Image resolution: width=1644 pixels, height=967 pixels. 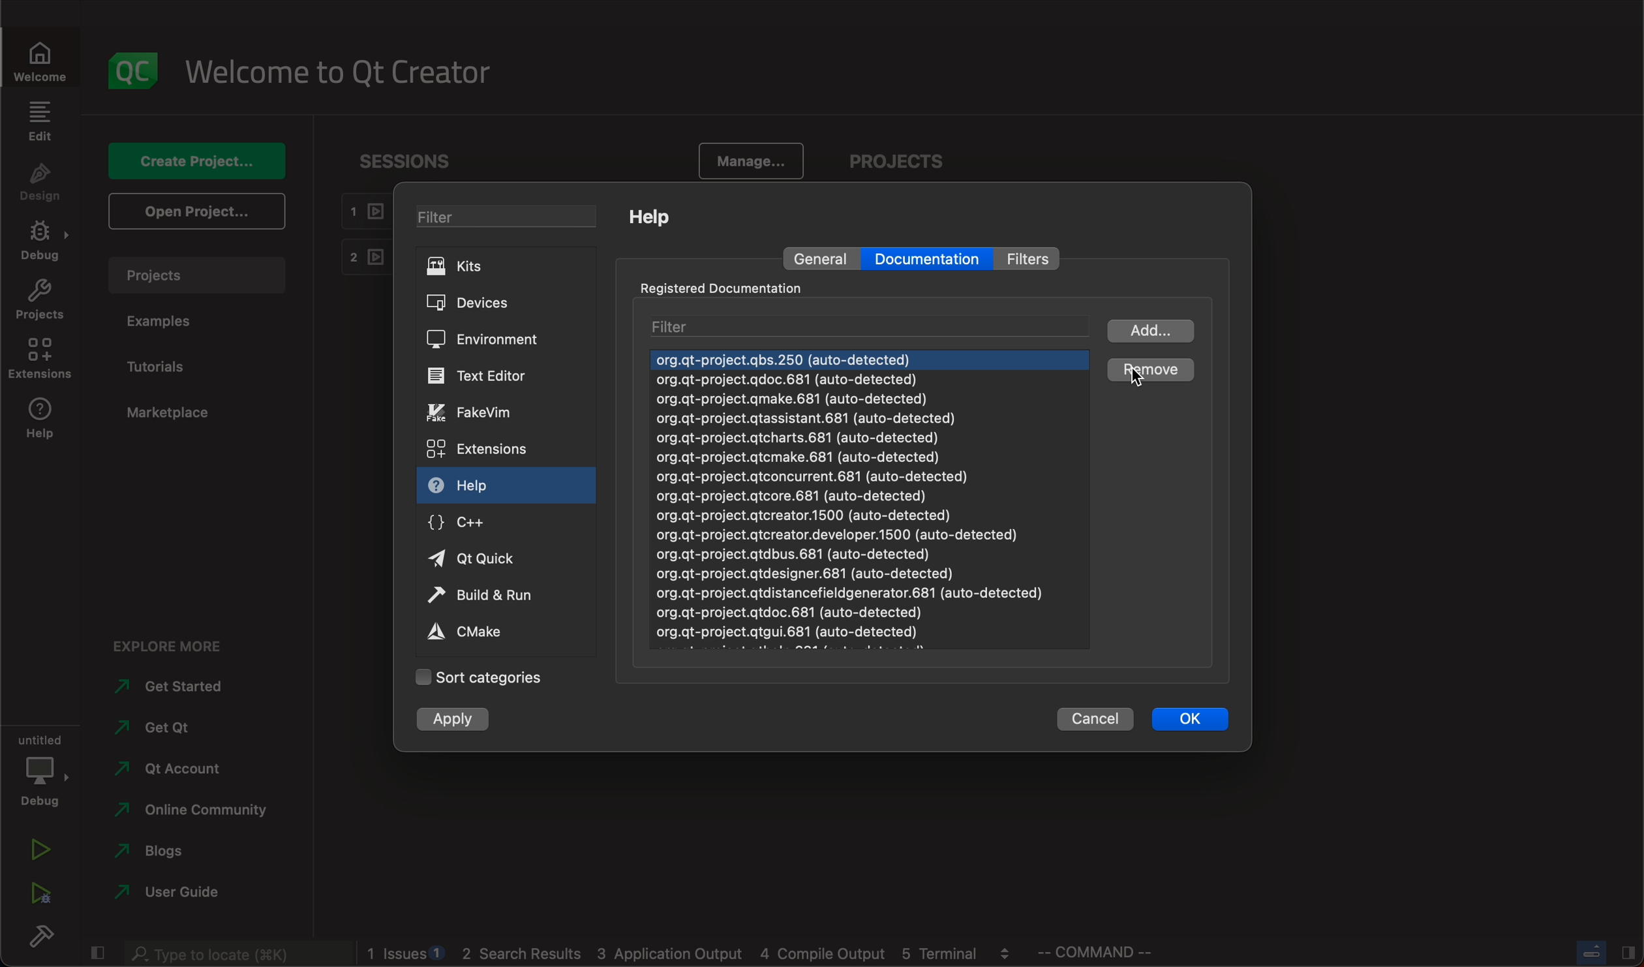 I want to click on create, so click(x=199, y=161).